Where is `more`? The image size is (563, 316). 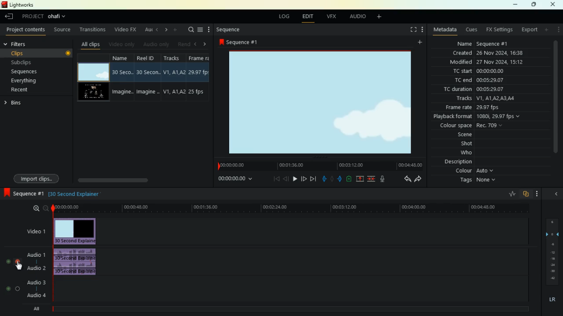 more is located at coordinates (421, 29).